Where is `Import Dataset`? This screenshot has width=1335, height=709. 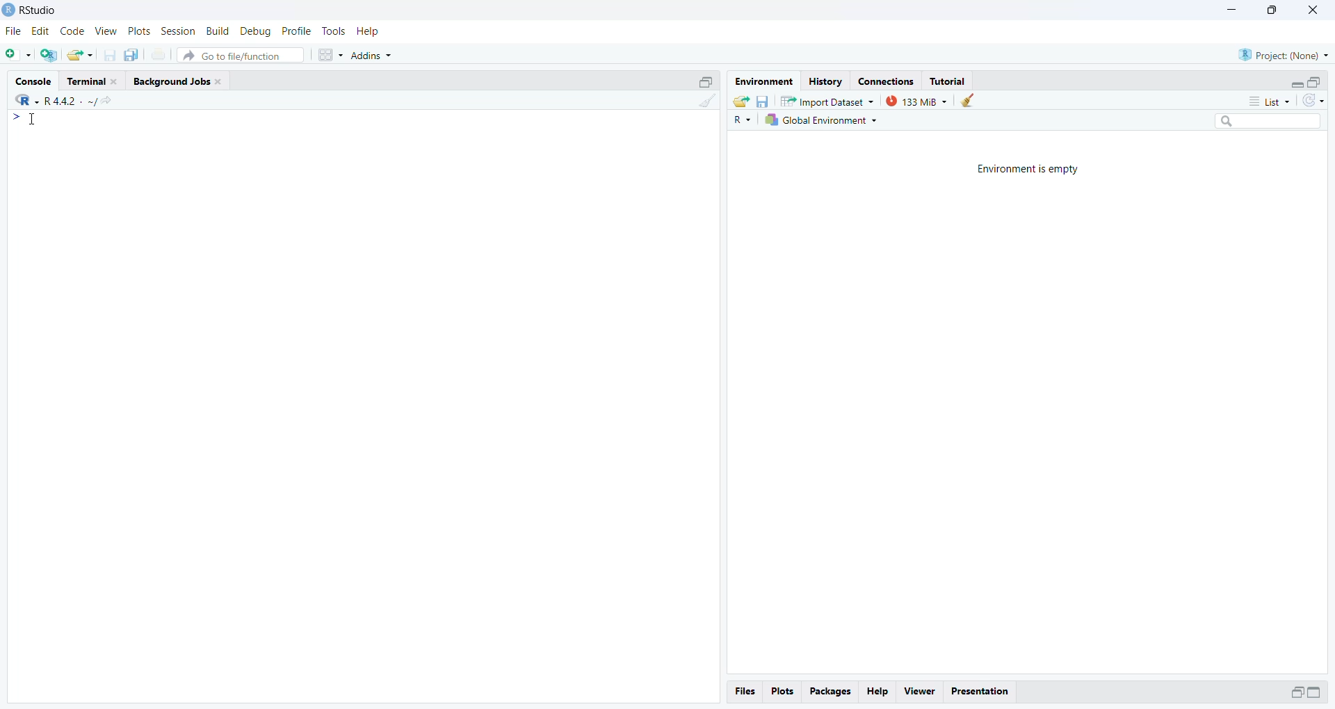 Import Dataset is located at coordinates (830, 104).